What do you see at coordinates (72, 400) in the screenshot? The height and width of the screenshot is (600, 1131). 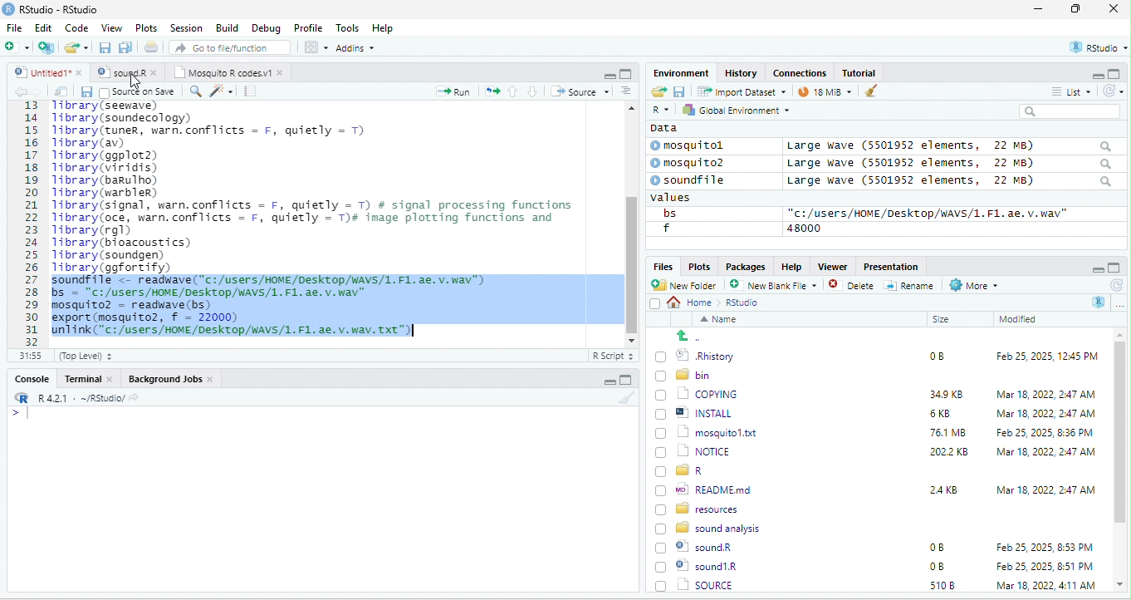 I see `RR R421 - ~/RStudio/` at bounding box center [72, 400].